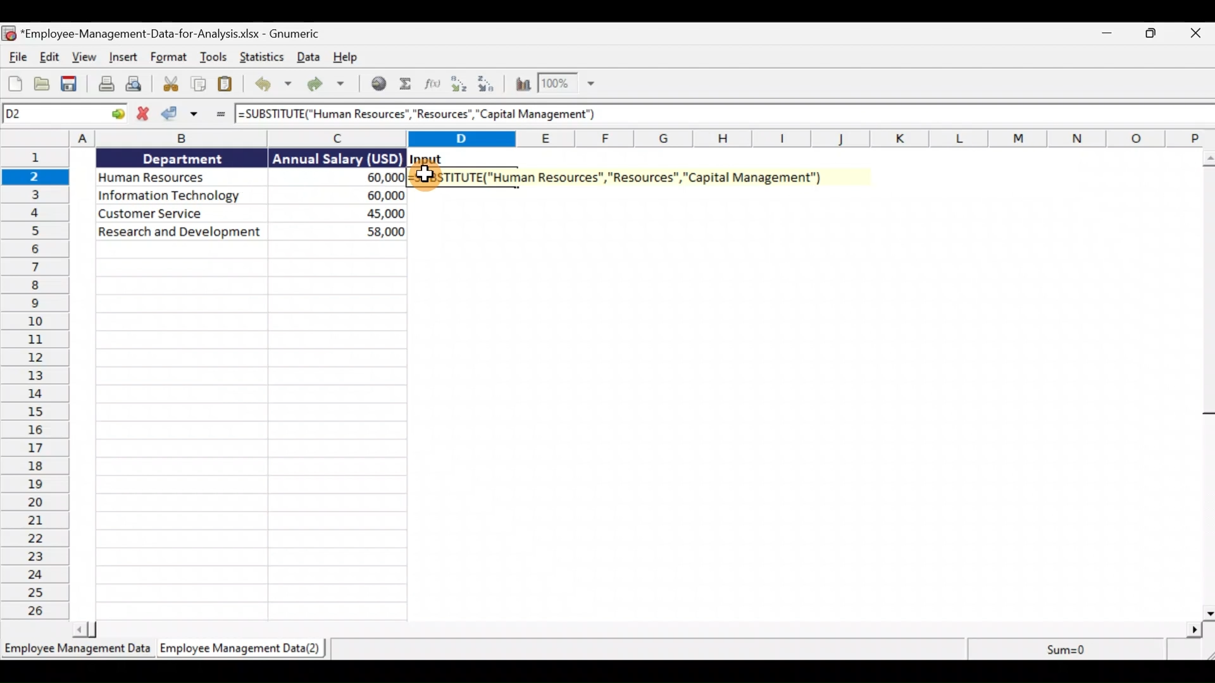 This screenshot has width=1215, height=683. Describe the element at coordinates (459, 83) in the screenshot. I see `Sort Ascending` at that location.